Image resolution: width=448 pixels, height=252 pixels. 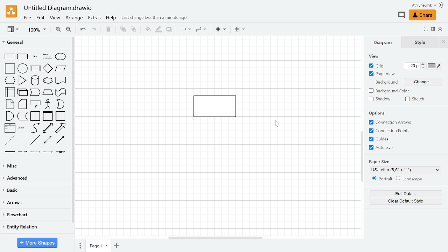 I want to click on Grid color, so click(x=434, y=66).